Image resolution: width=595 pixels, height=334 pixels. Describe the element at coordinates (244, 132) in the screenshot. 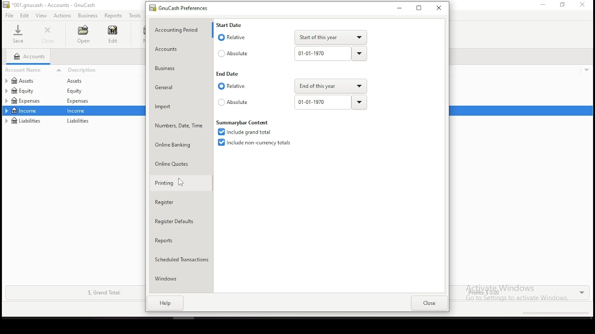

I see `checkbox: include grand total` at that location.